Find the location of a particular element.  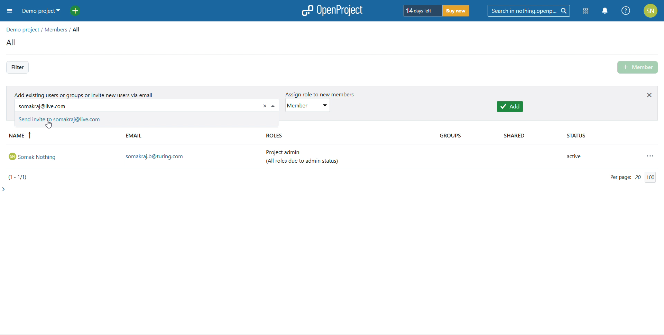

open project is located at coordinates (332, 10).